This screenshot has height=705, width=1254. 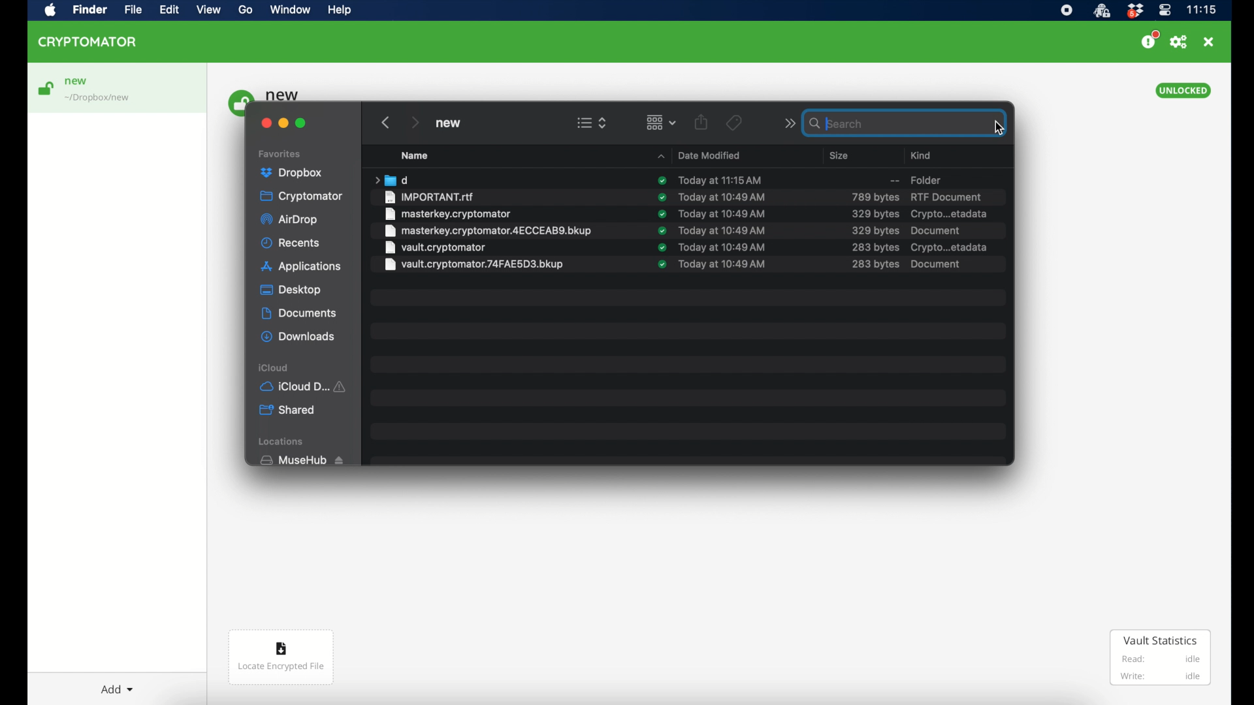 I want to click on file, so click(x=475, y=266).